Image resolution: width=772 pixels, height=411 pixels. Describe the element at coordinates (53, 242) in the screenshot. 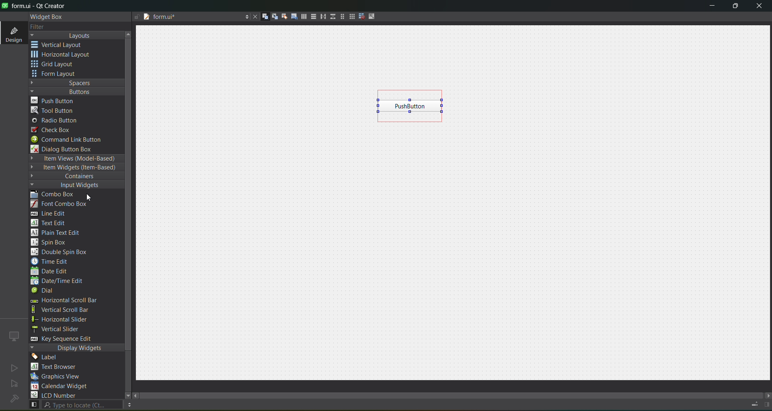

I see `spin box` at that location.